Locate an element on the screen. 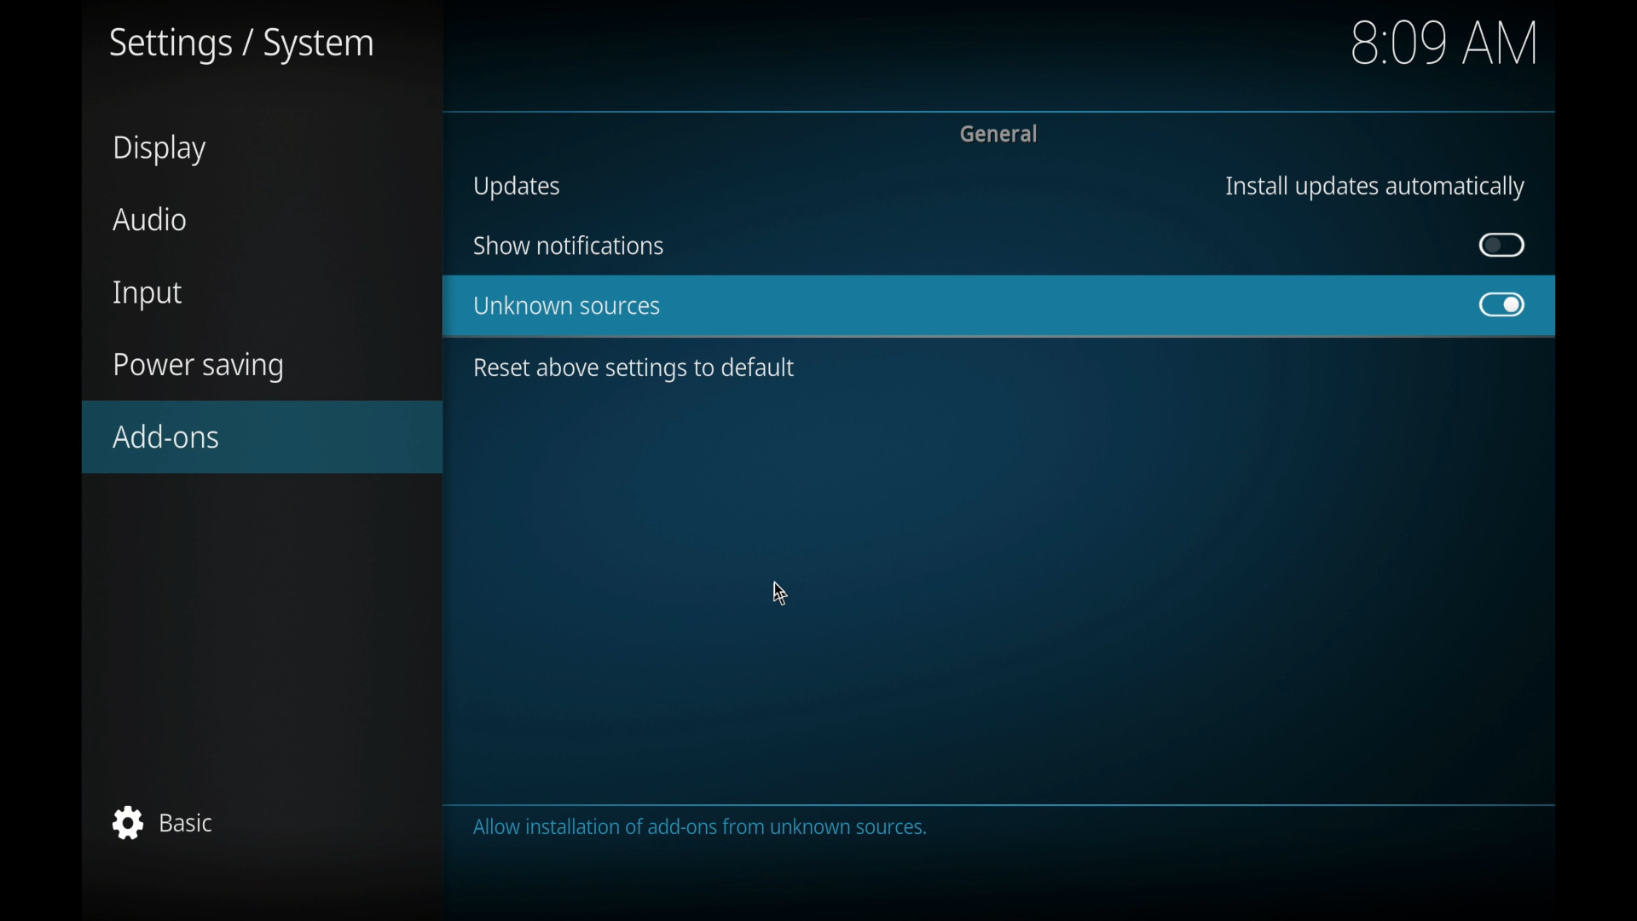 This screenshot has width=1637, height=921. show notifications is located at coordinates (568, 246).